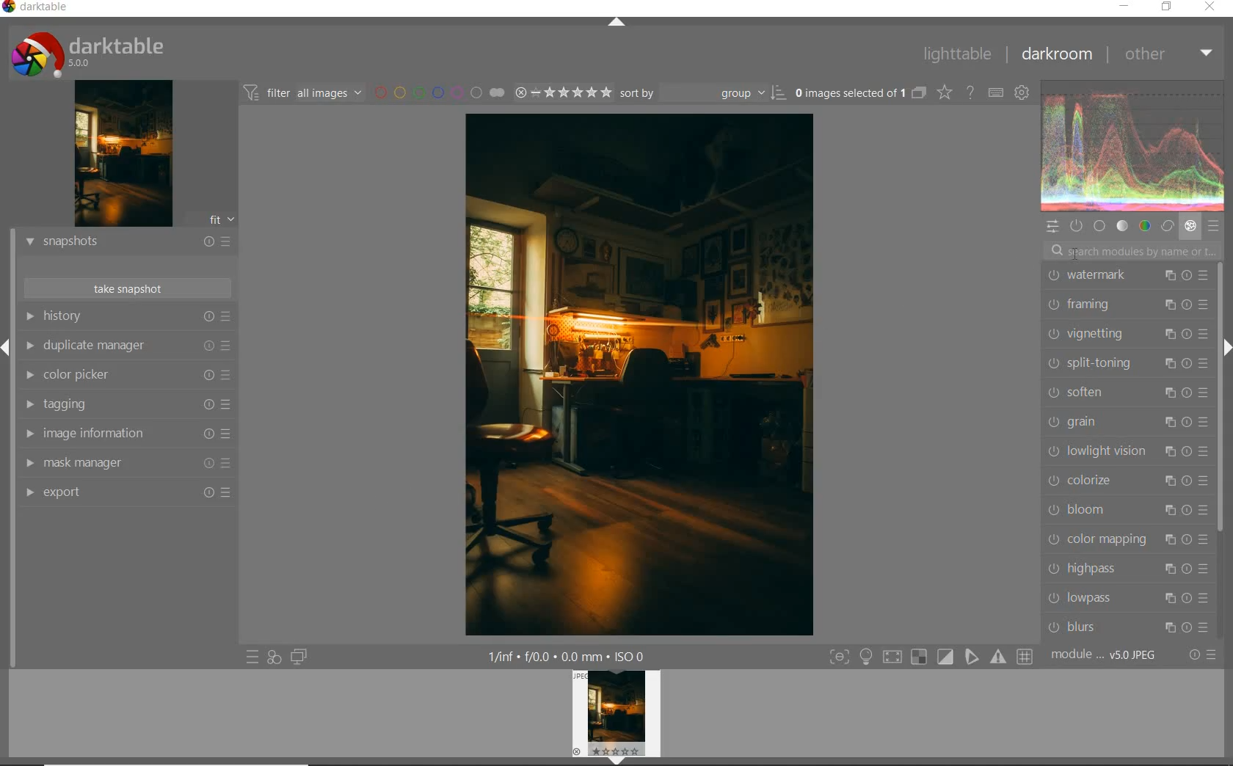 This screenshot has height=766, width=1233. Describe the element at coordinates (126, 433) in the screenshot. I see `image information` at that location.